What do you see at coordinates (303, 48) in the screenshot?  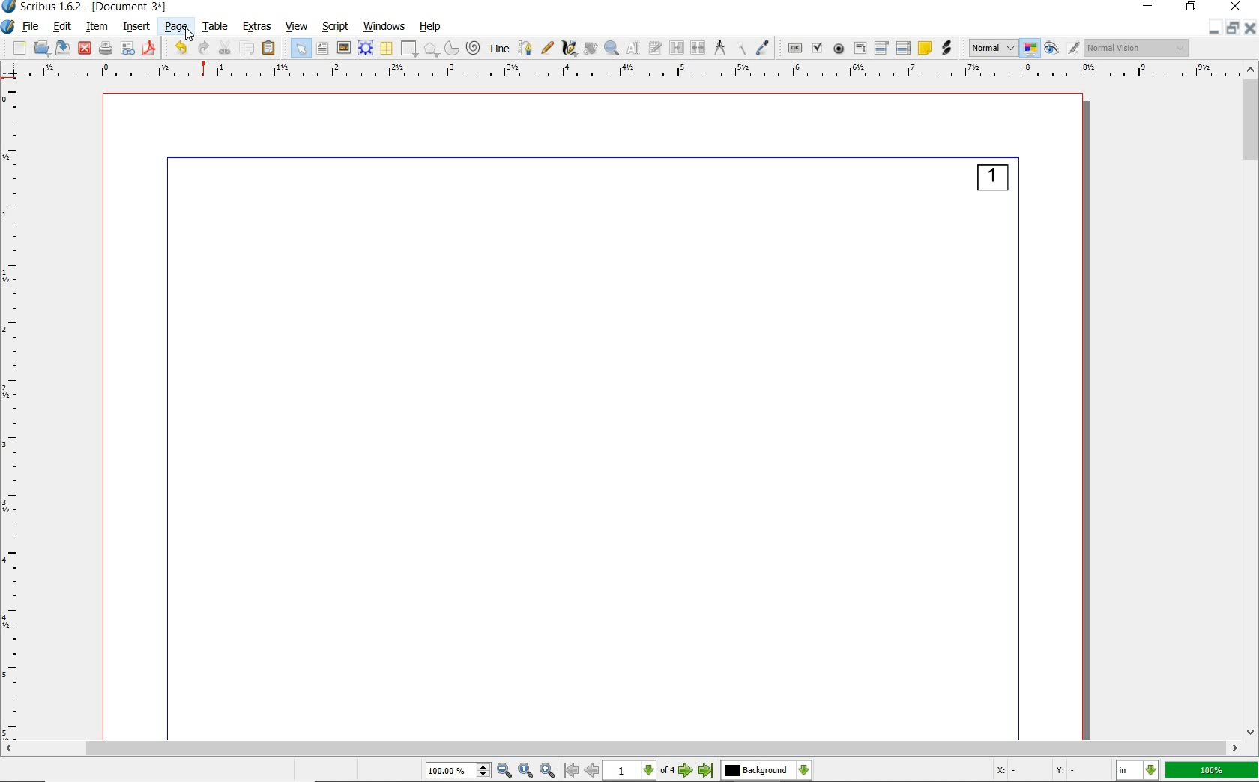 I see `select` at bounding box center [303, 48].